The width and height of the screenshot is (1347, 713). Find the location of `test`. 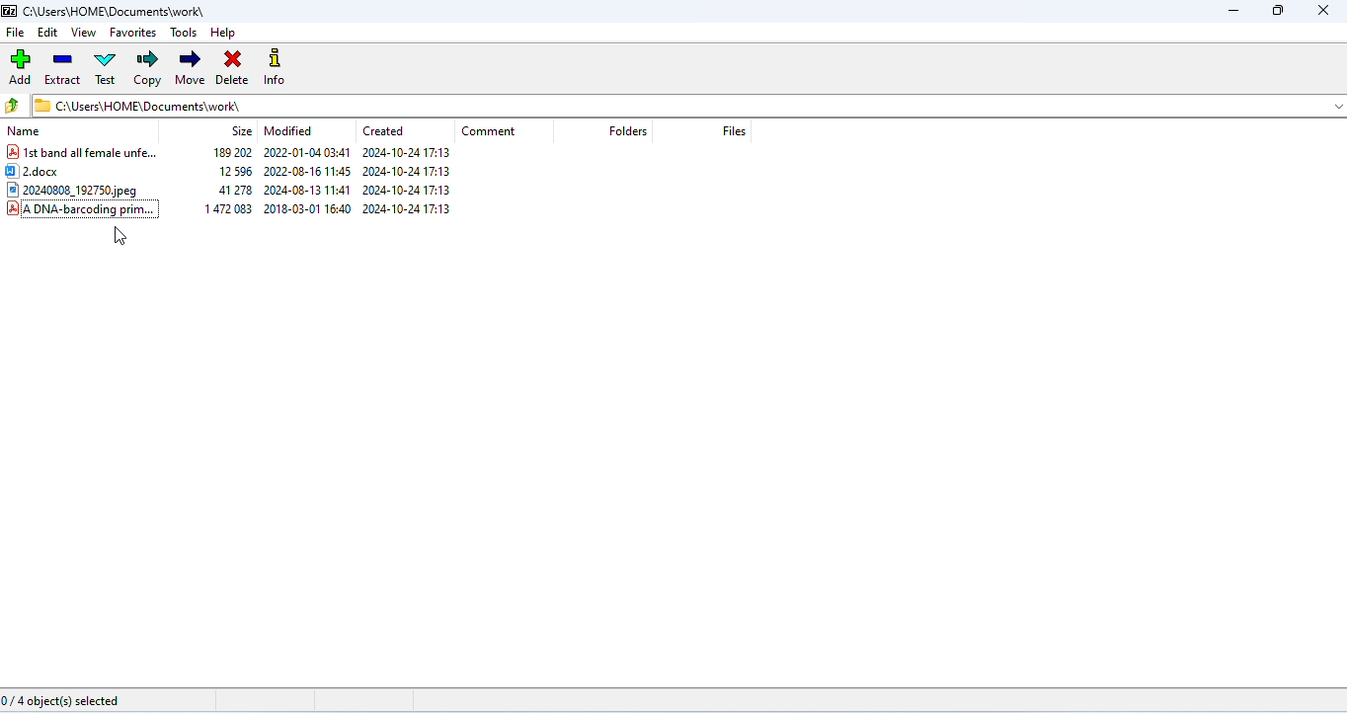

test is located at coordinates (106, 67).